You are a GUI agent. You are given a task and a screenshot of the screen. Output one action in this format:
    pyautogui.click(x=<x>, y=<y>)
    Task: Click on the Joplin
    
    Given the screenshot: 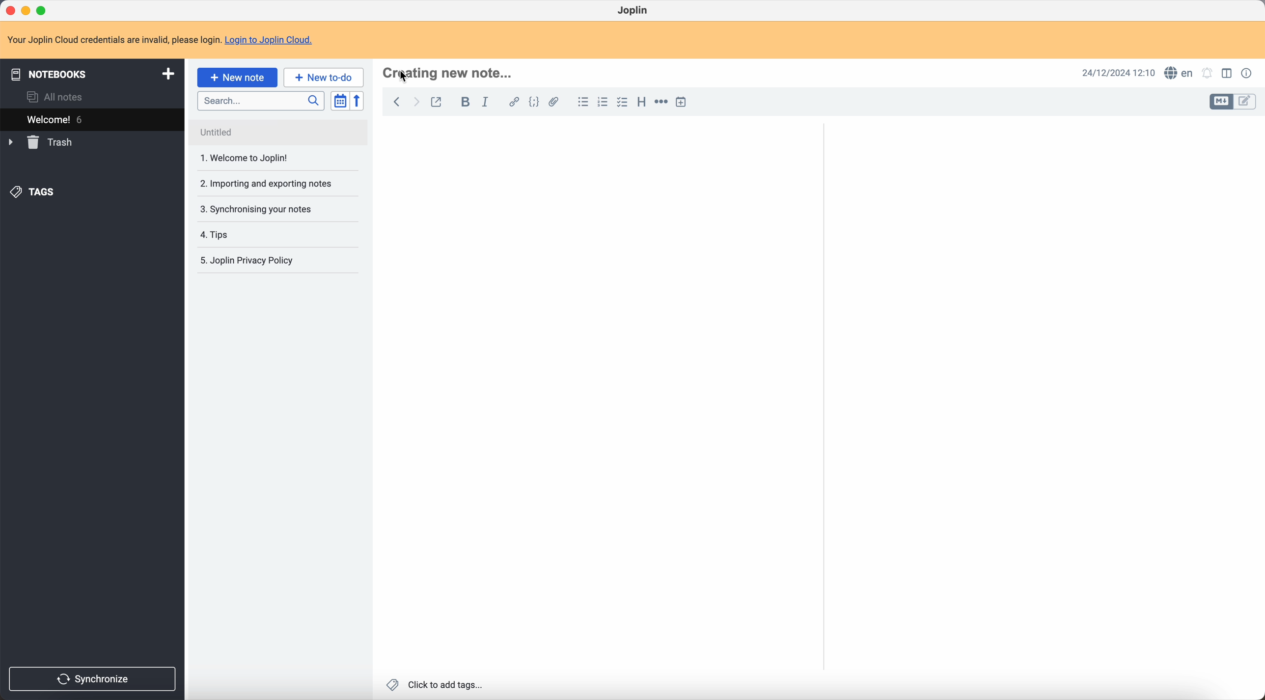 What is the action you would take?
    pyautogui.click(x=634, y=11)
    